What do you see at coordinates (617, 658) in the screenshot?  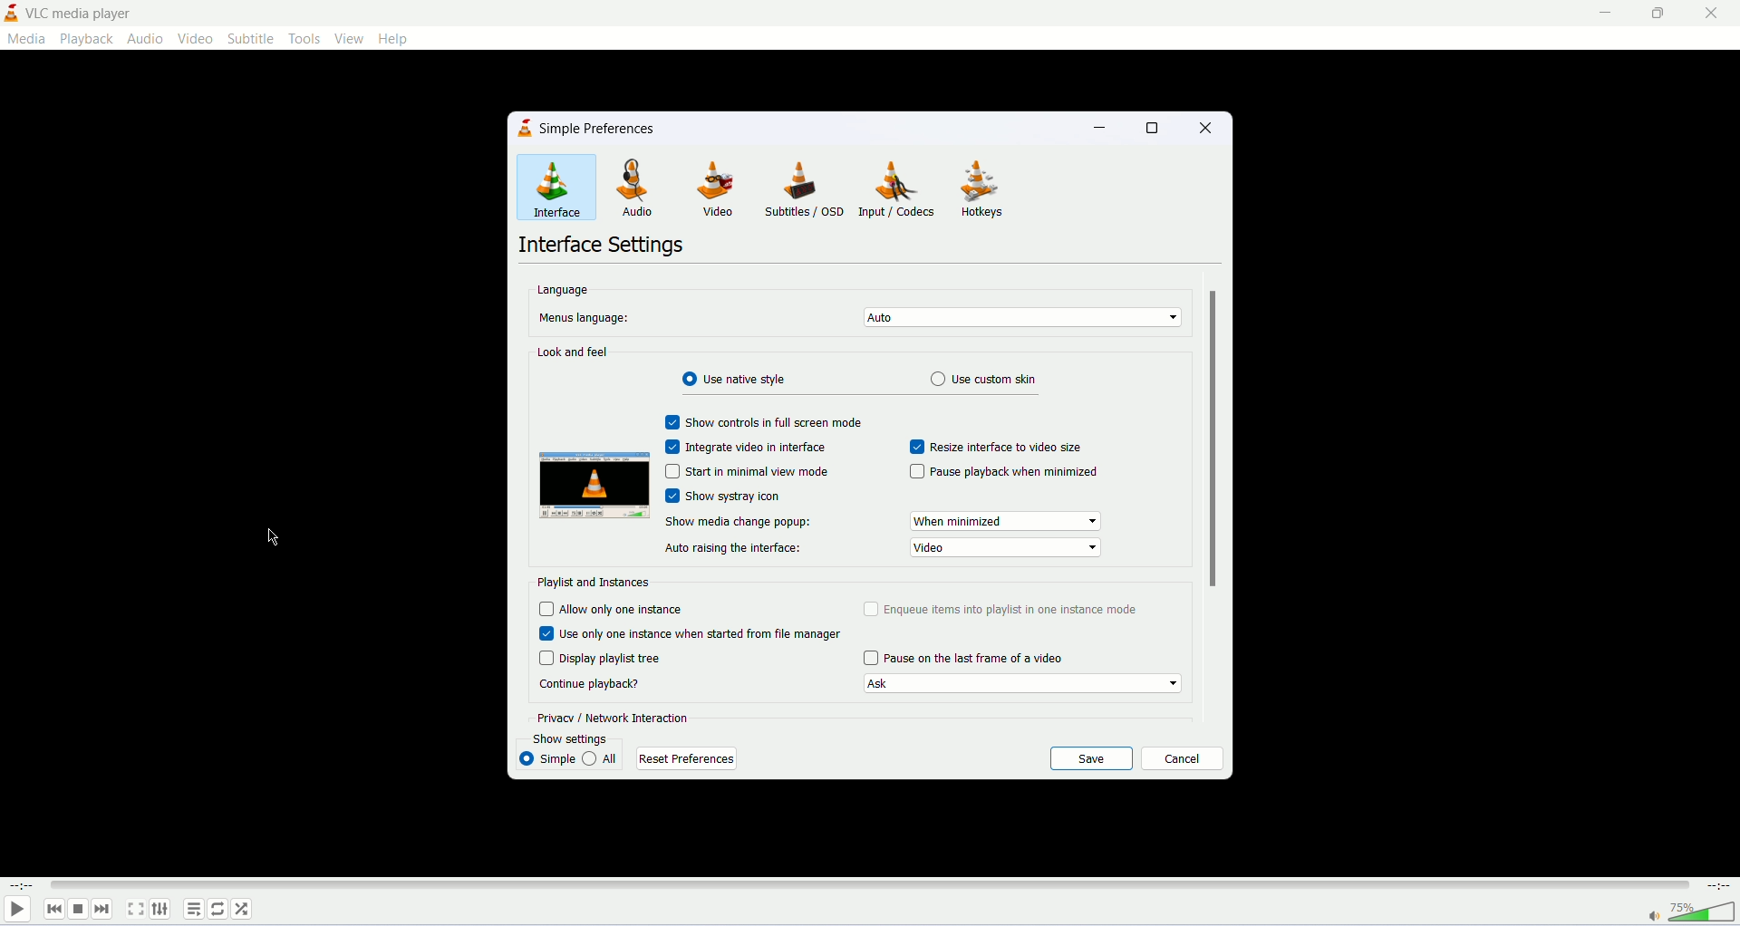 I see `display playlist tree` at bounding box center [617, 658].